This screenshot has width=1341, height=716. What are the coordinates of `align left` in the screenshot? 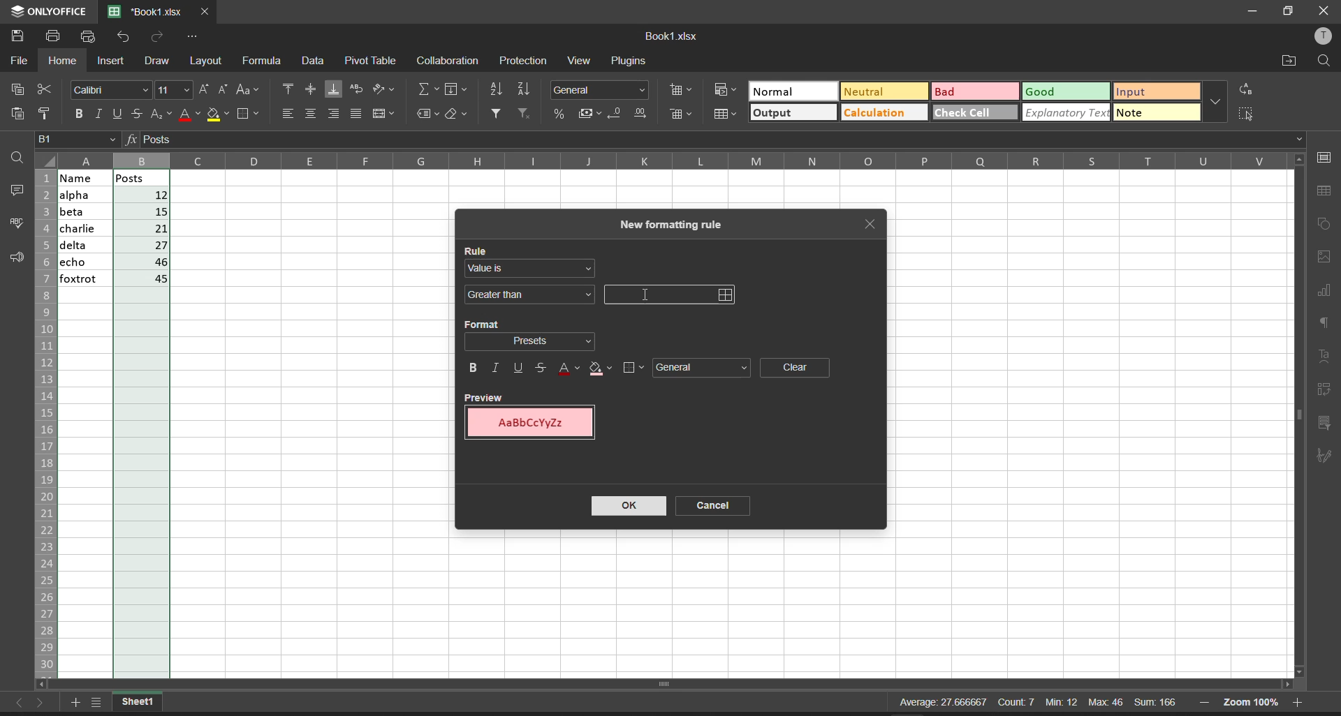 It's located at (286, 112).